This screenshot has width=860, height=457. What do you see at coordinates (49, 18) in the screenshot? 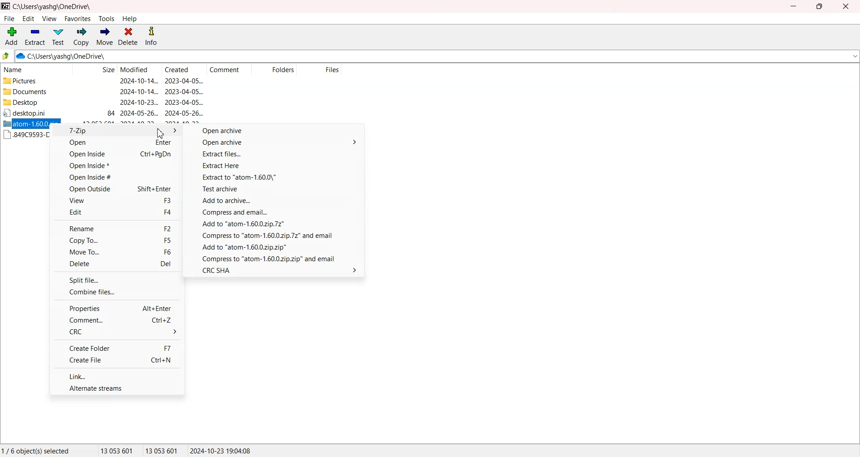
I see `View` at bounding box center [49, 18].